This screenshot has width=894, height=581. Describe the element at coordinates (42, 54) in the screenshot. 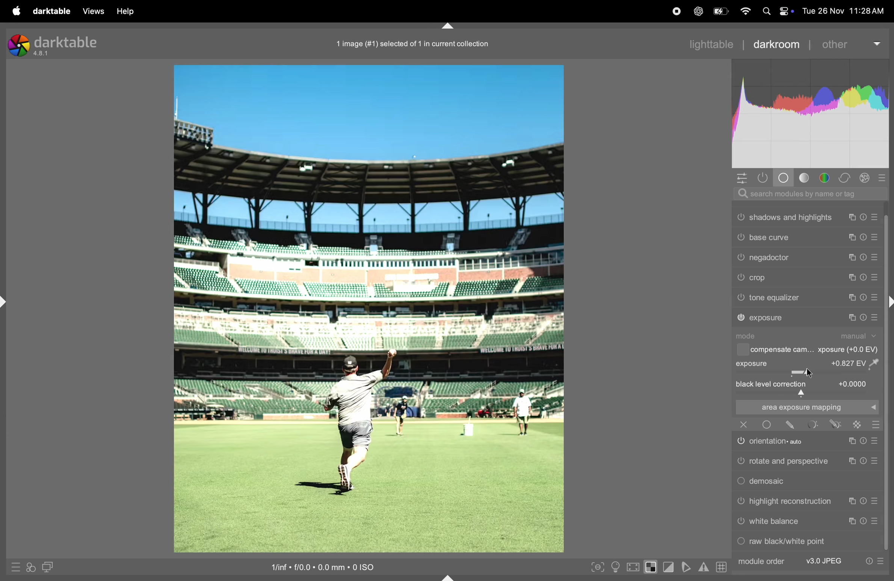

I see `version` at that location.